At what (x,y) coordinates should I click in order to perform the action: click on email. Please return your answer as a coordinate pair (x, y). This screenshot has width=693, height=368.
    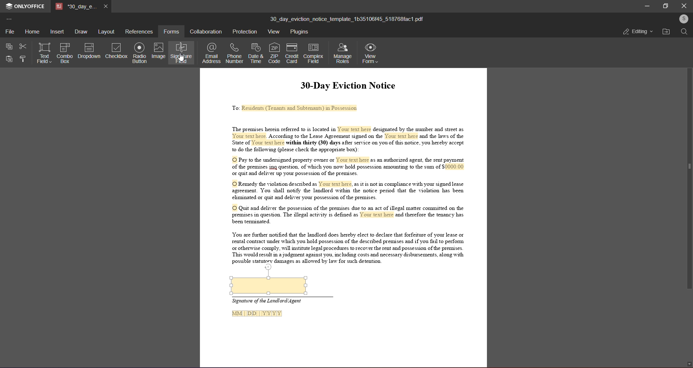
    Looking at the image, I should click on (211, 52).